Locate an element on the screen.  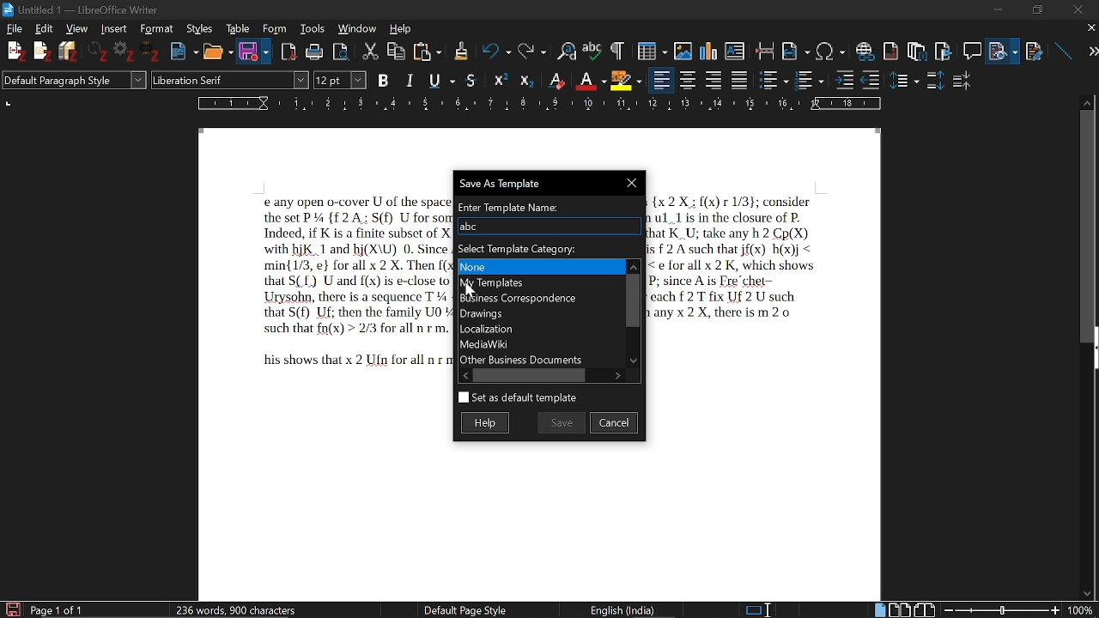
character highlighting option is located at coordinates (625, 79).